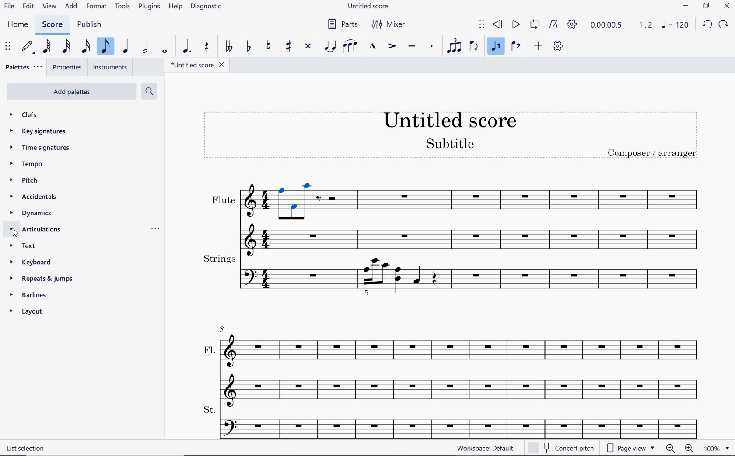 This screenshot has width=735, height=456. Describe the element at coordinates (229, 47) in the screenshot. I see `TOGGLE DOUBLE-FLAT` at that location.